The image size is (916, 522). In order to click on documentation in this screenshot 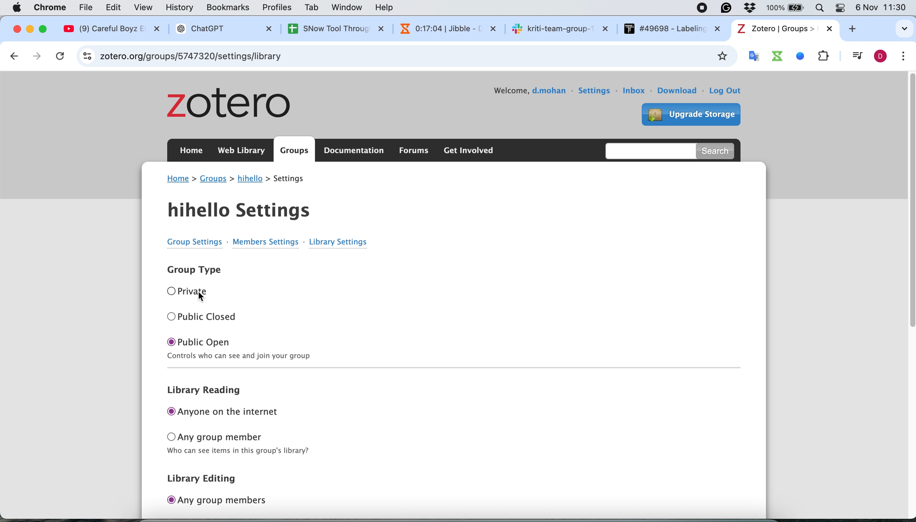, I will do `click(355, 151)`.